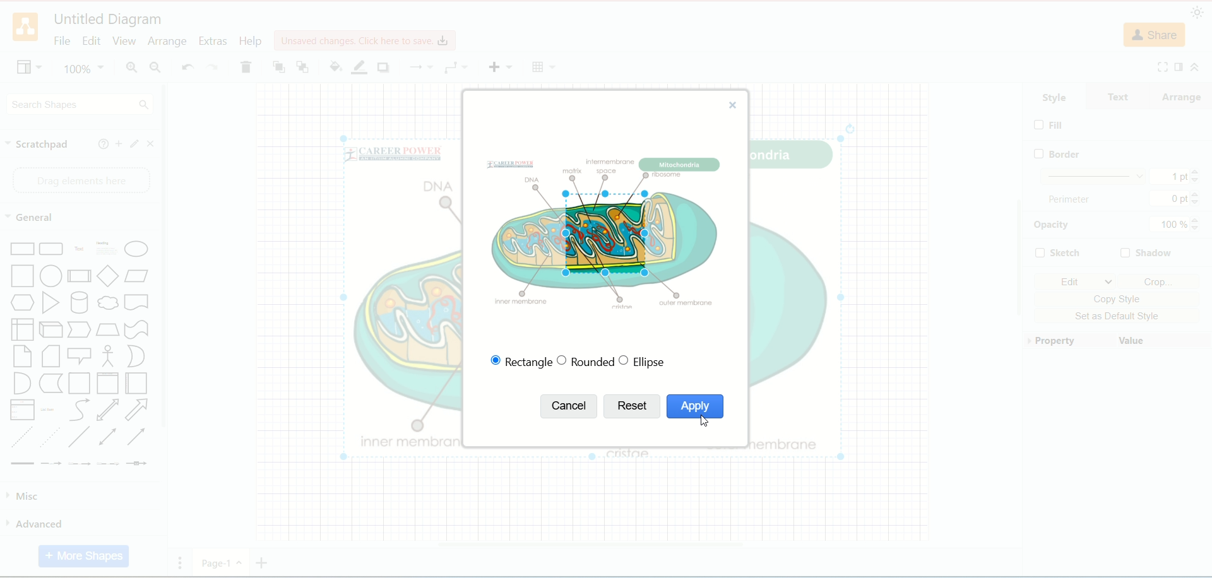 Image resolution: width=1212 pixels, height=578 pixels. Describe the element at coordinates (631, 406) in the screenshot. I see `reset` at that location.